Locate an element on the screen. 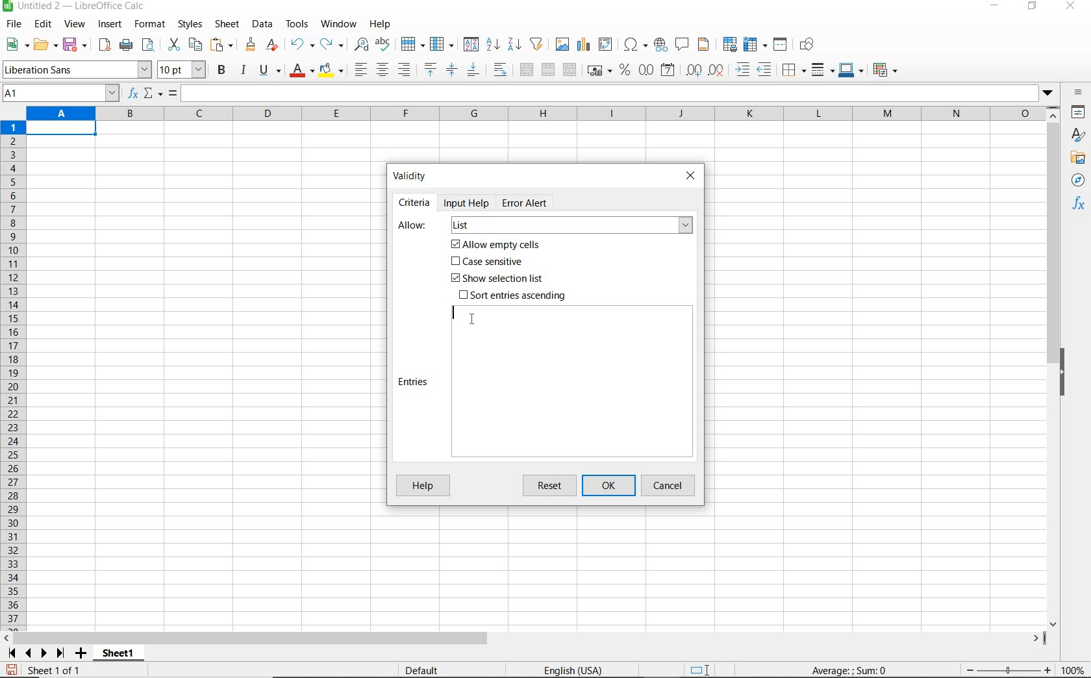 The height and width of the screenshot is (678, 1091). align left is located at coordinates (360, 71).